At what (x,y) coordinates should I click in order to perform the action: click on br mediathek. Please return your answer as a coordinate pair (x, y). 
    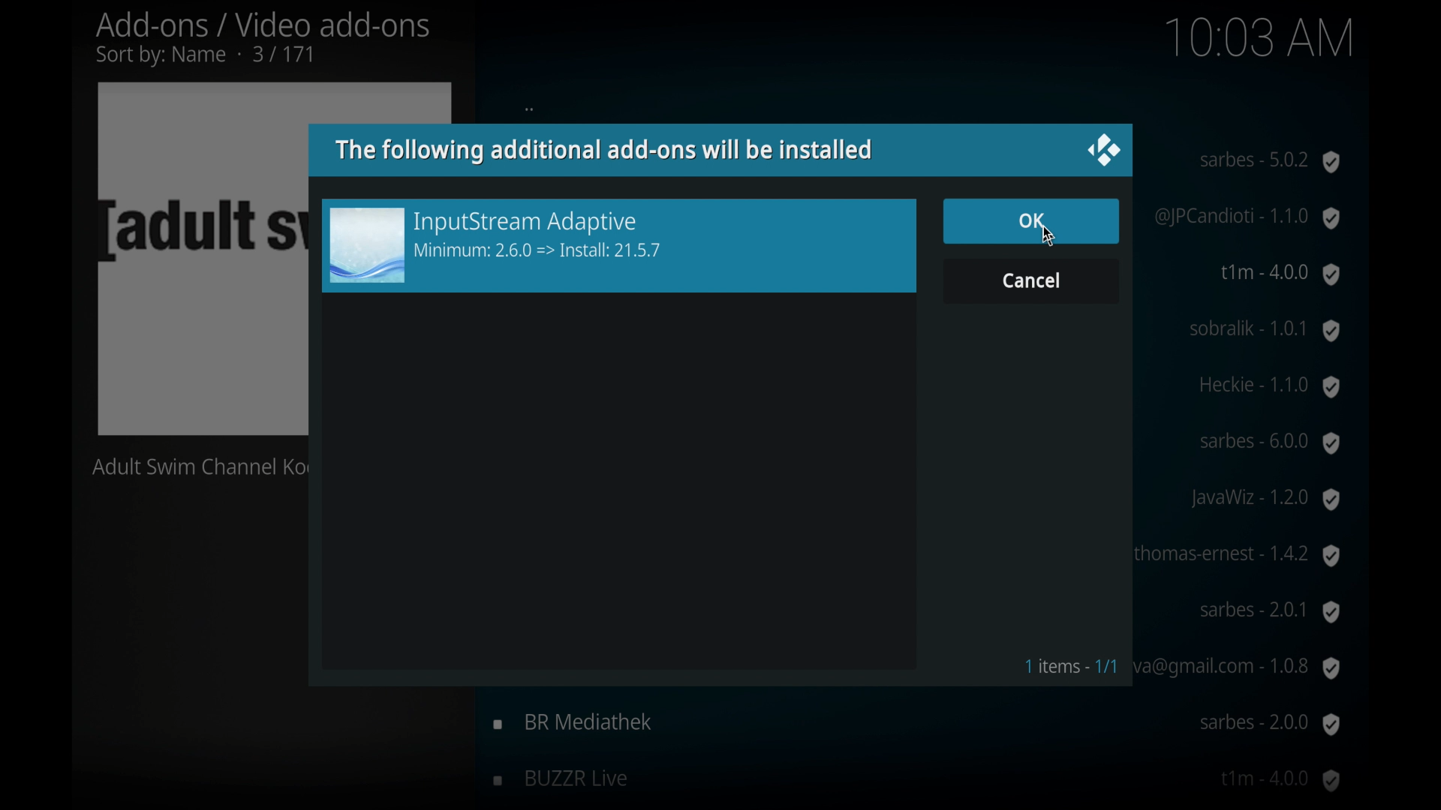
    Looking at the image, I should click on (914, 721).